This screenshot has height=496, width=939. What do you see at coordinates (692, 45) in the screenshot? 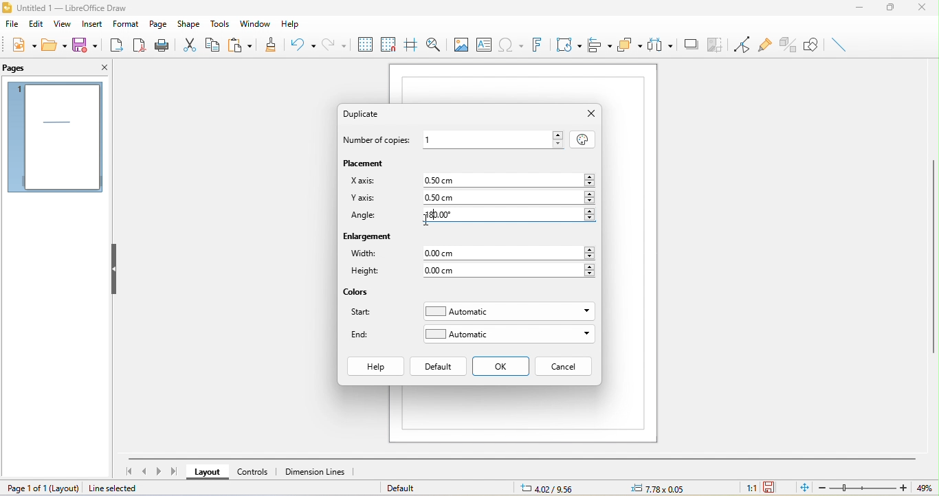
I see `shadow` at bounding box center [692, 45].